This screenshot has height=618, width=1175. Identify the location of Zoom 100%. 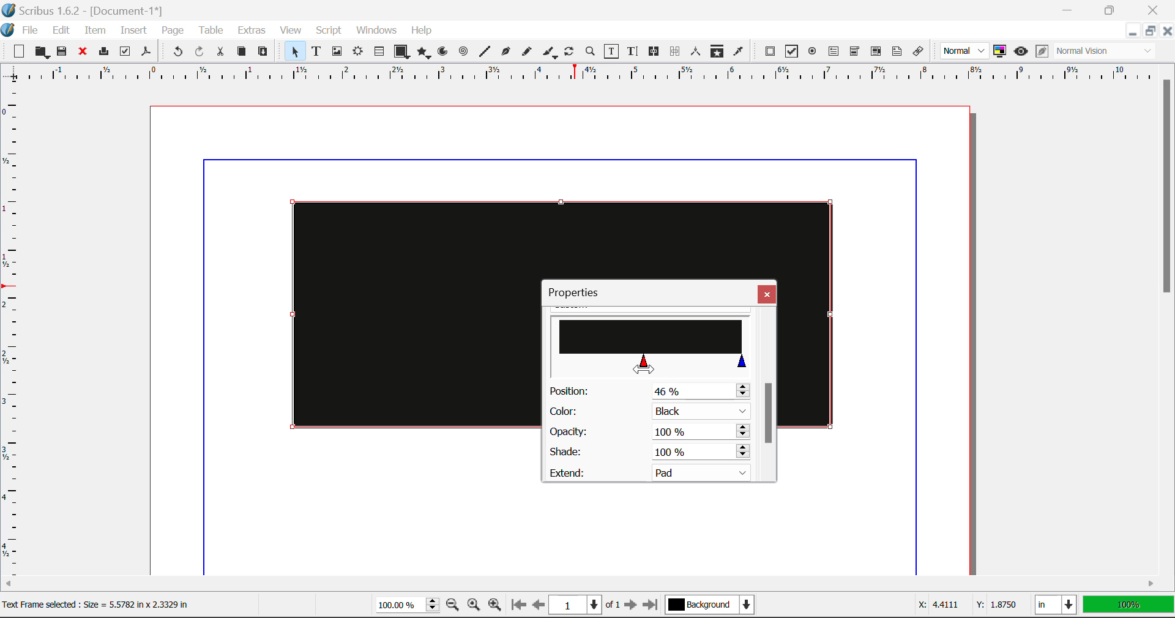
(408, 606).